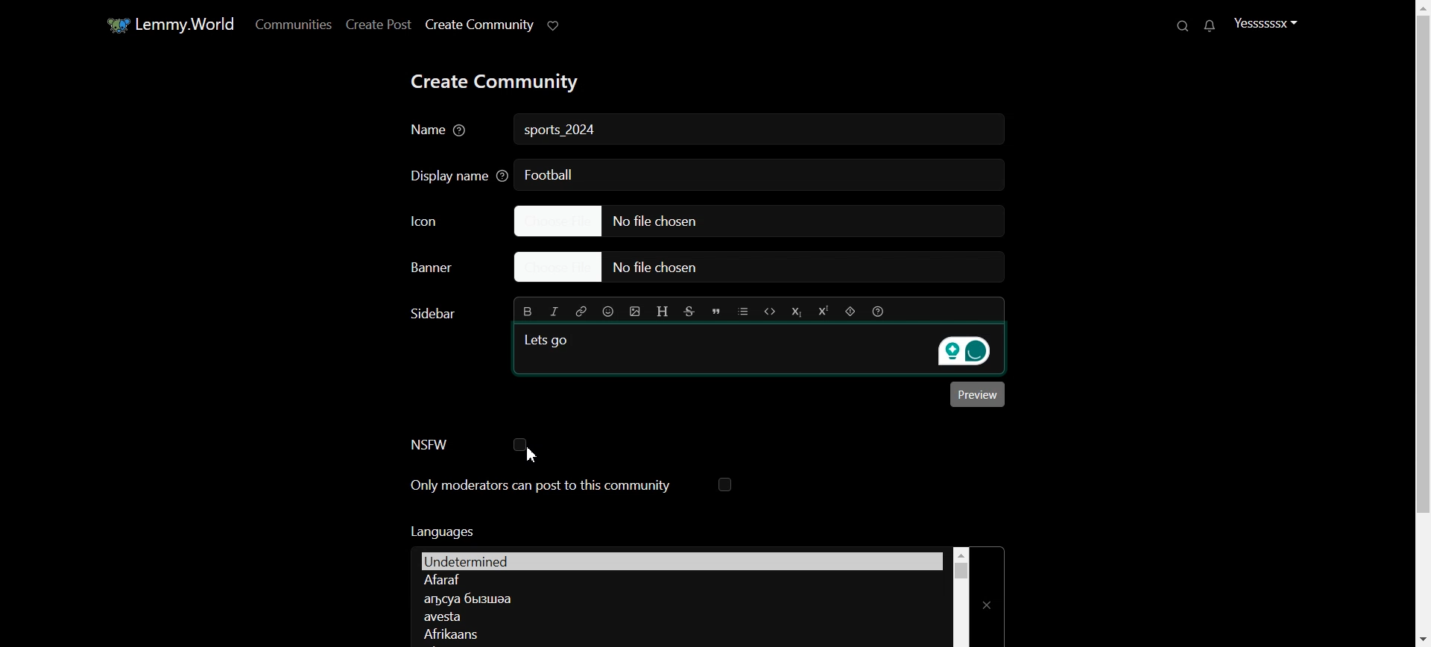 The height and width of the screenshot is (647, 1431). I want to click on Text, so click(562, 131).